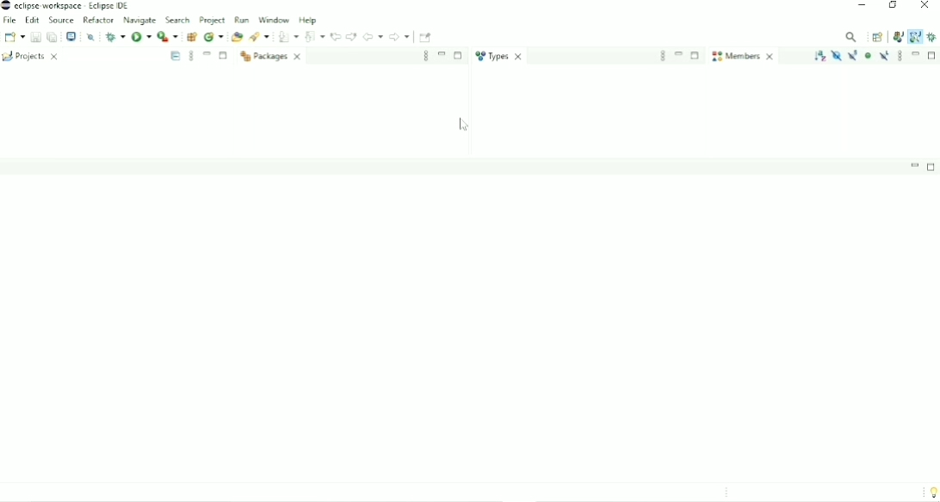 Image resolution: width=940 pixels, height=502 pixels. I want to click on Run last tool, so click(191, 35).